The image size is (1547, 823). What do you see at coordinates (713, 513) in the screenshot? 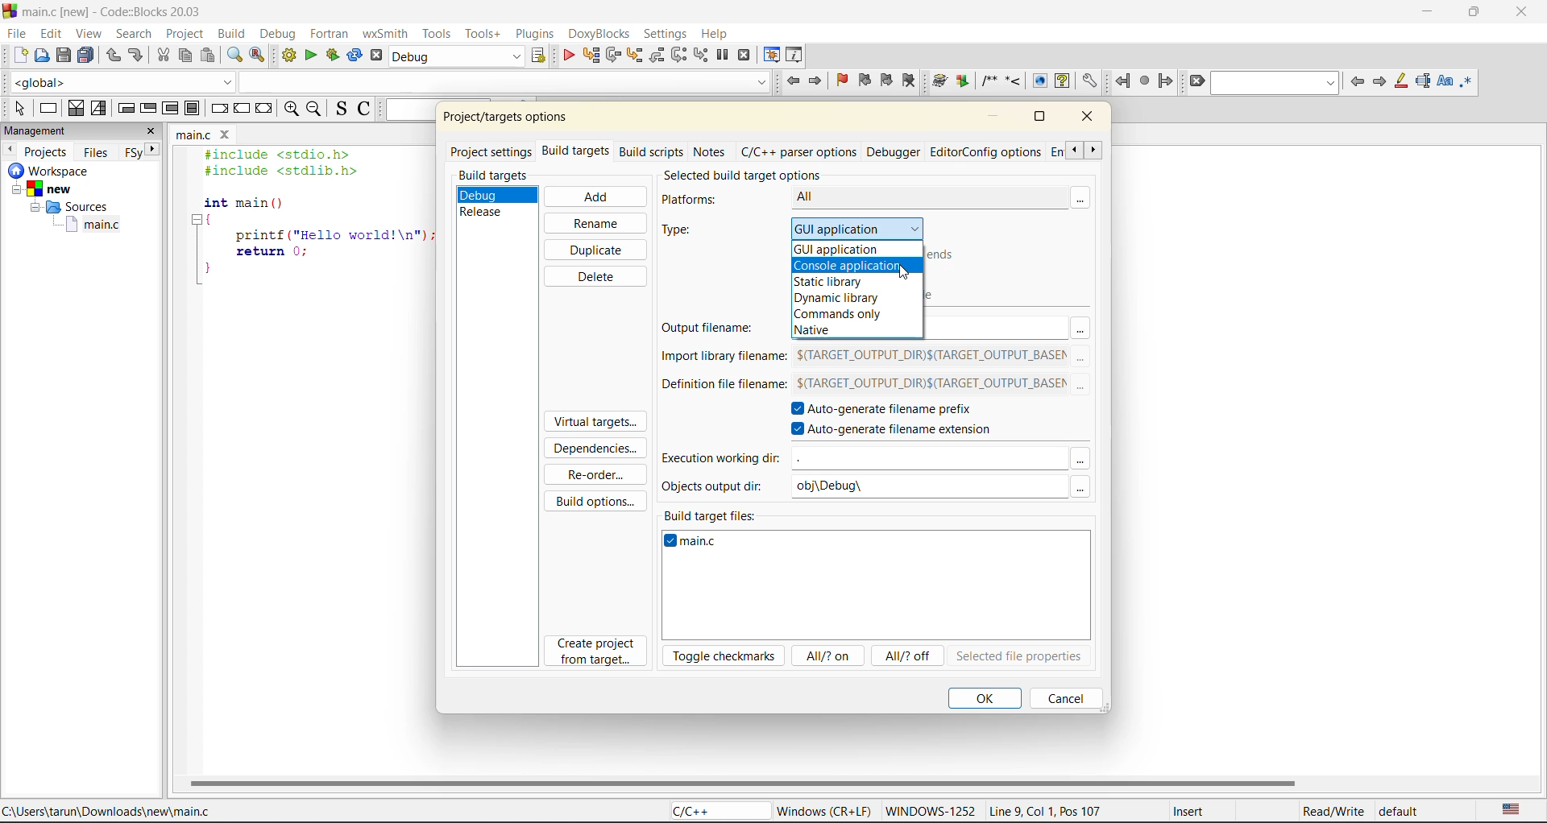
I see `build target files` at bounding box center [713, 513].